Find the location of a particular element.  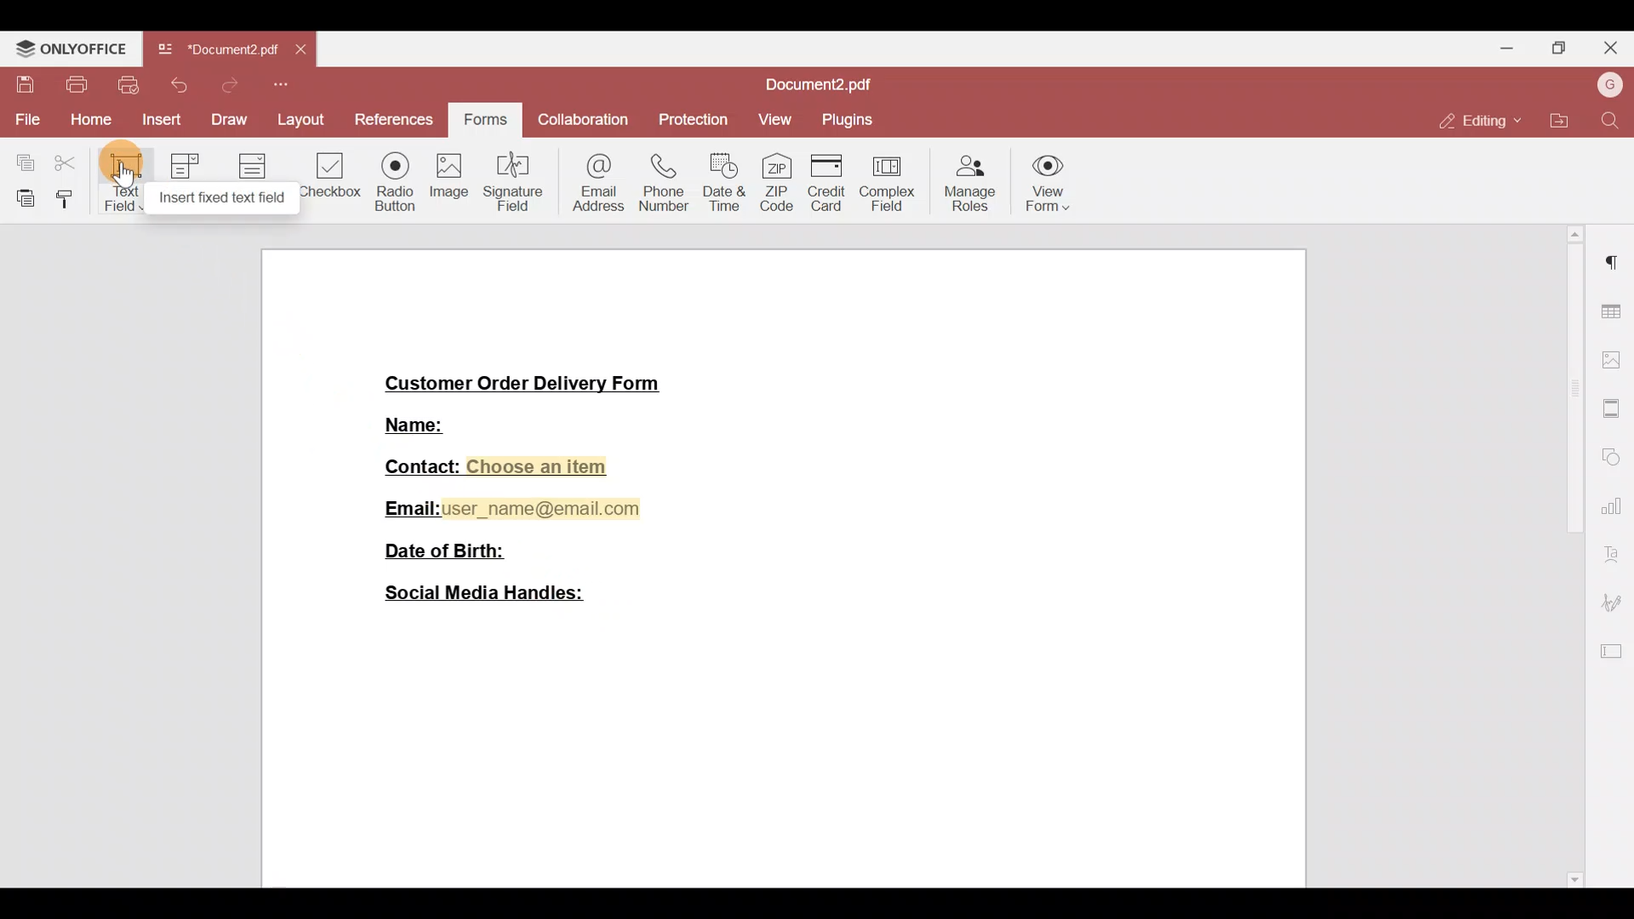

Maximize is located at coordinates (1565, 47).